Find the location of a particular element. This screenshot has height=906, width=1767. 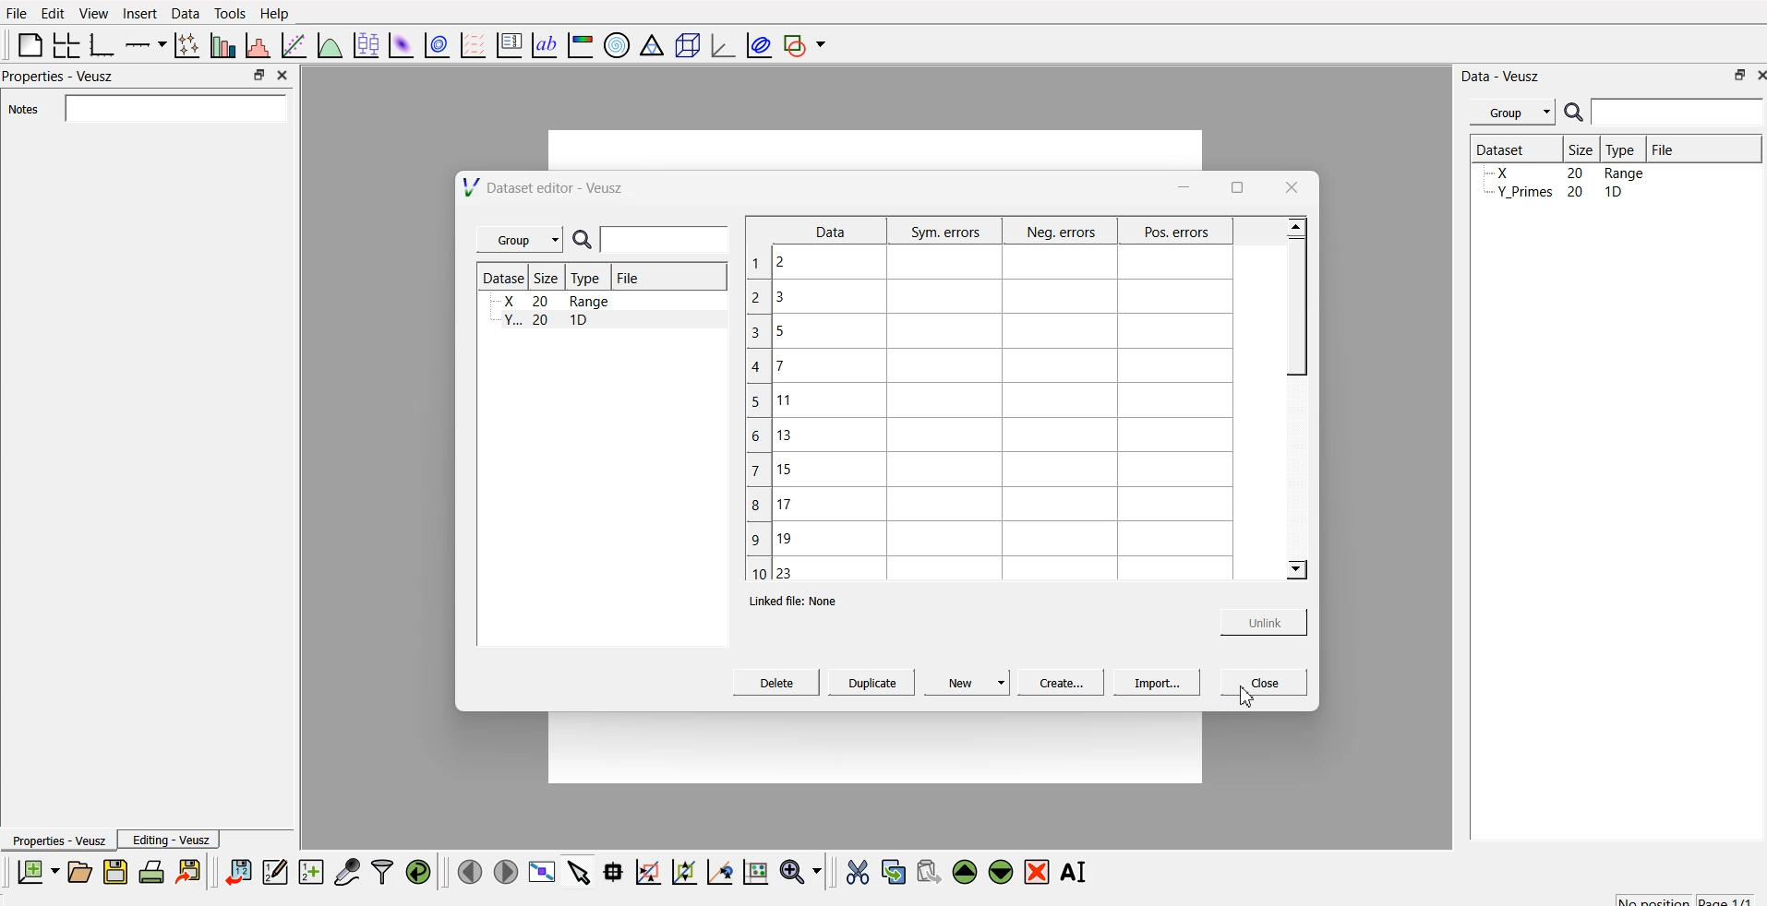

Sym. errors is located at coordinates (944, 232).